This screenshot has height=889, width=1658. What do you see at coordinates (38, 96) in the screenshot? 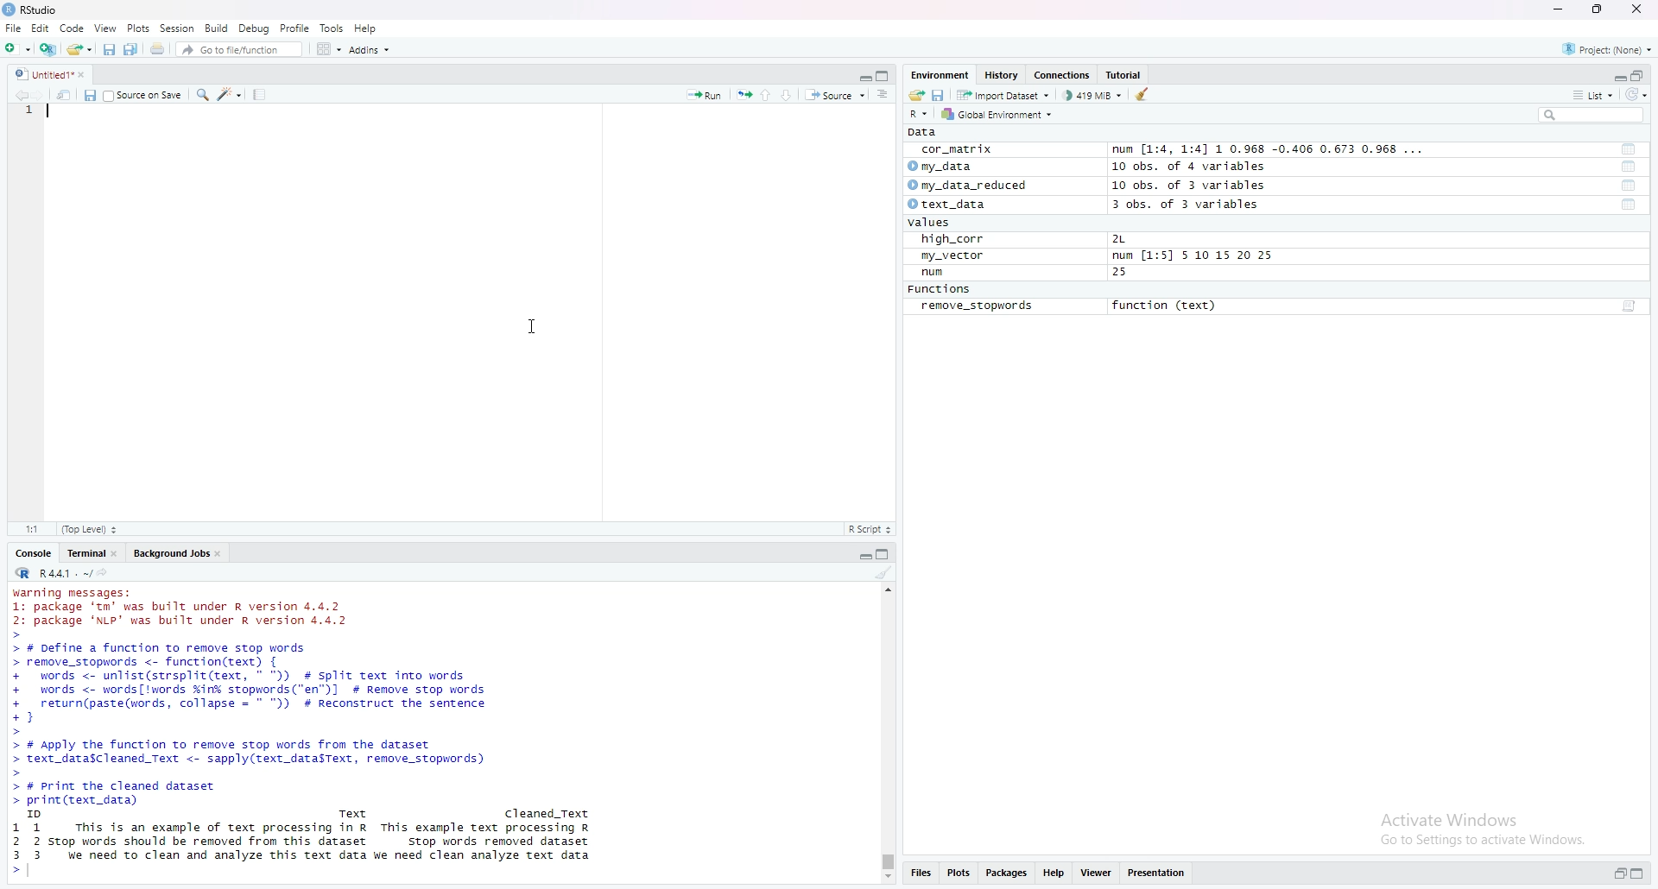
I see `Next` at bounding box center [38, 96].